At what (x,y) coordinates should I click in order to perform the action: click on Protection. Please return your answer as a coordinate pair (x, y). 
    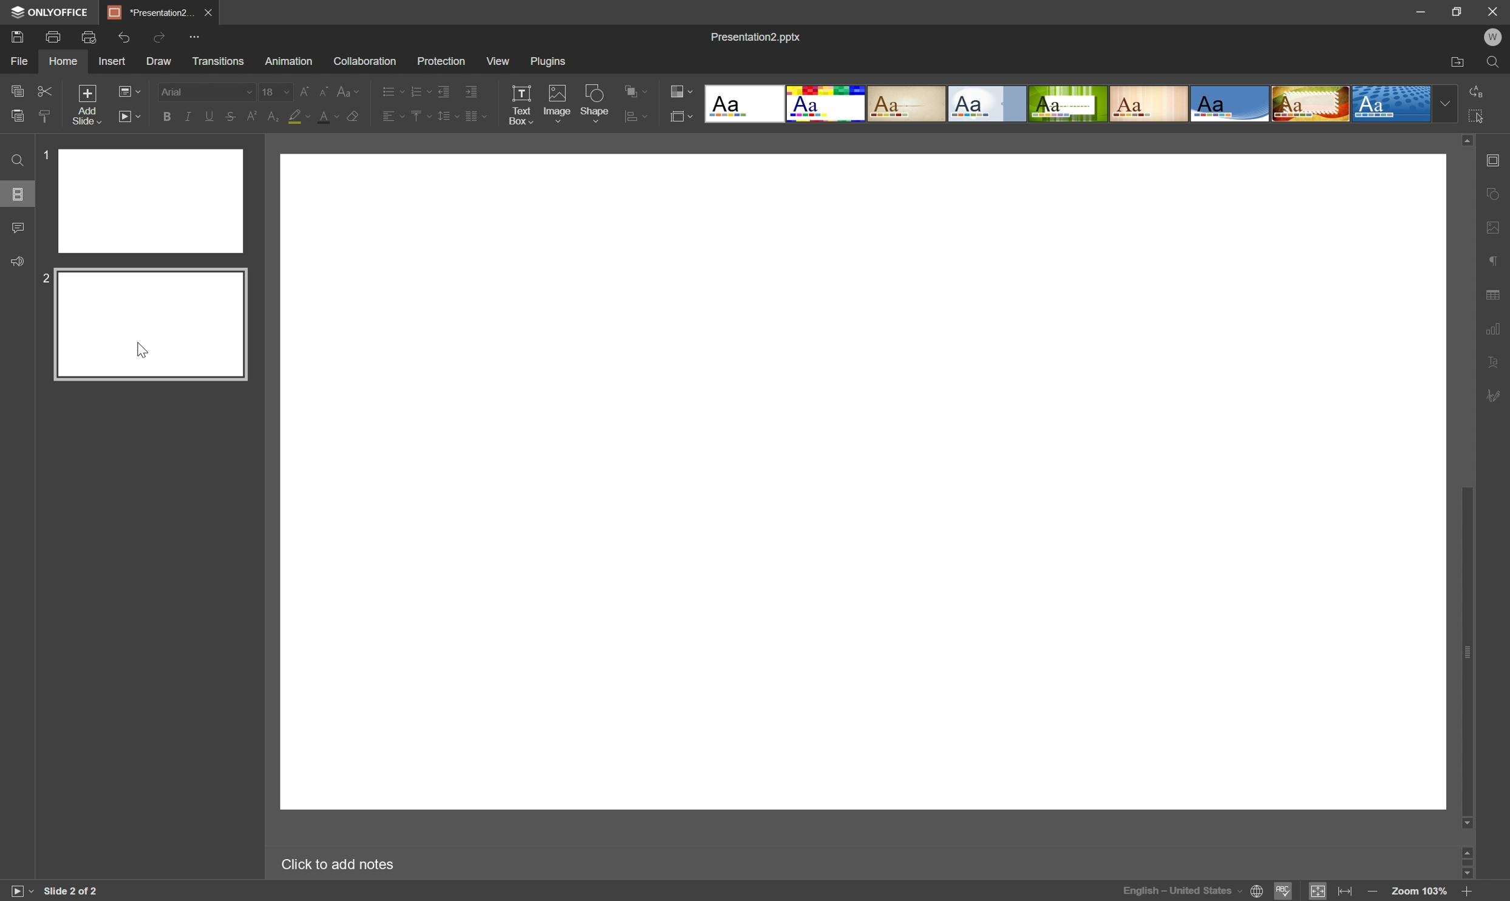
    Looking at the image, I should click on (439, 60).